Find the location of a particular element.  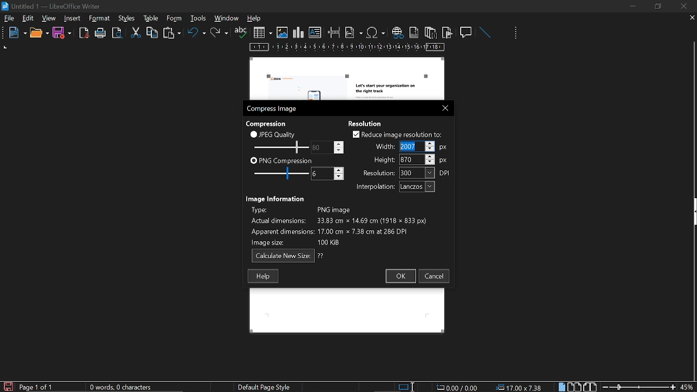

reduce image resolution is located at coordinates (398, 134).